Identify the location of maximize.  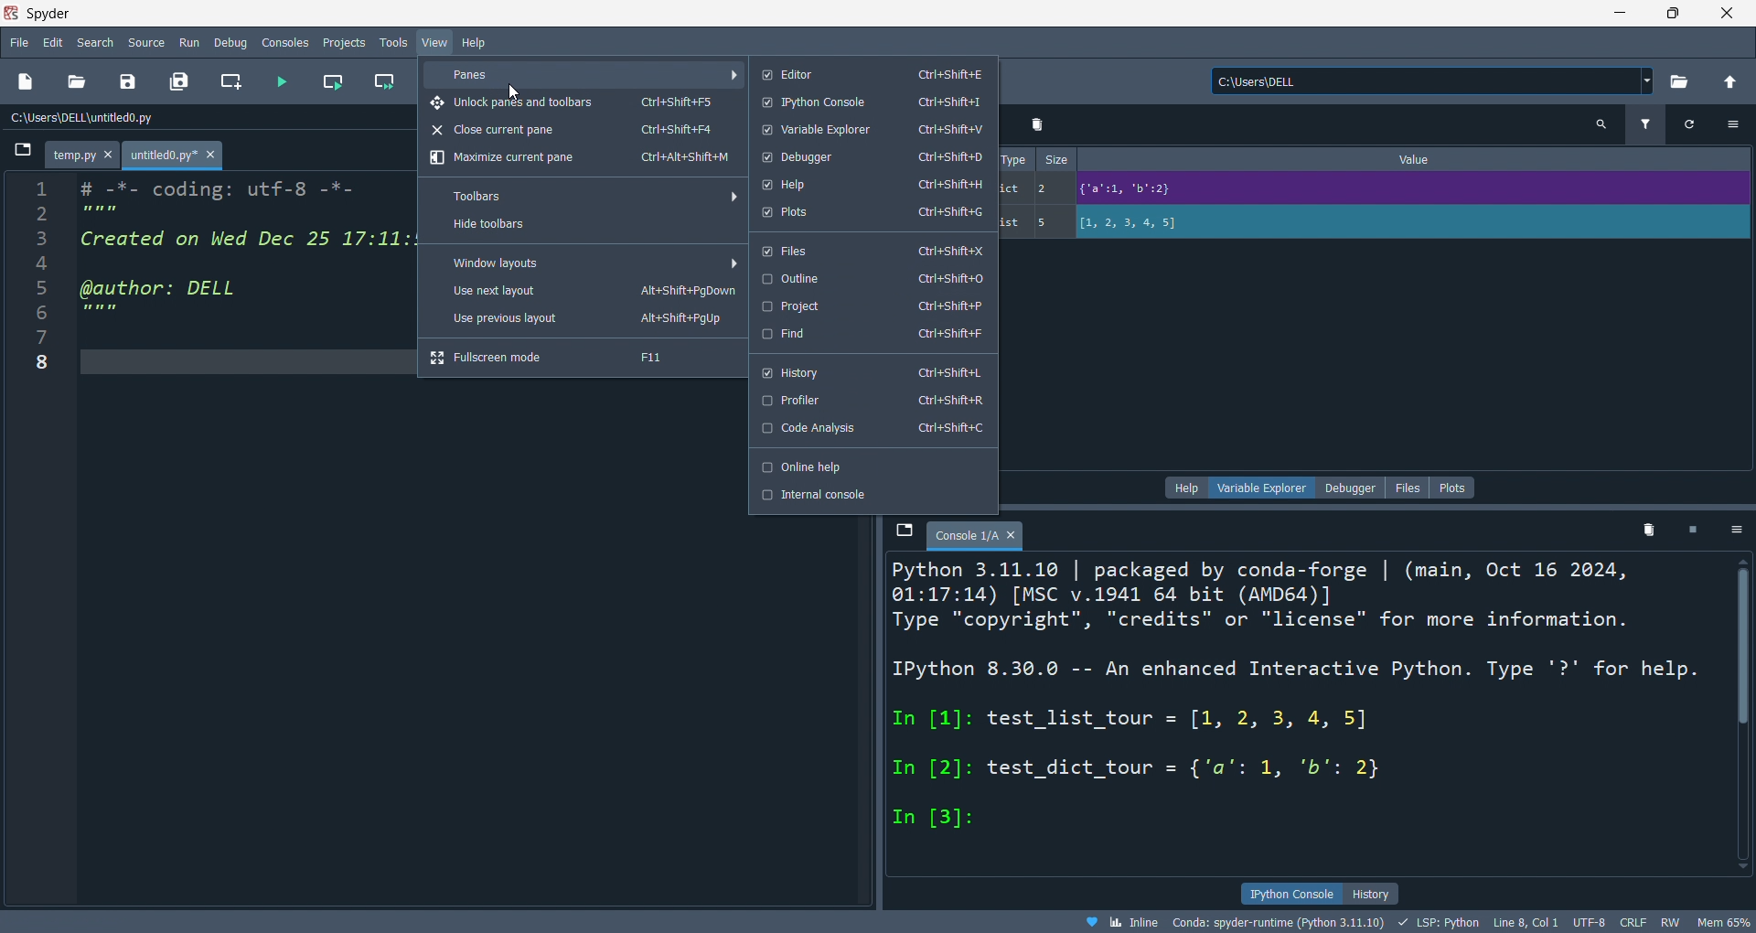
(1681, 14).